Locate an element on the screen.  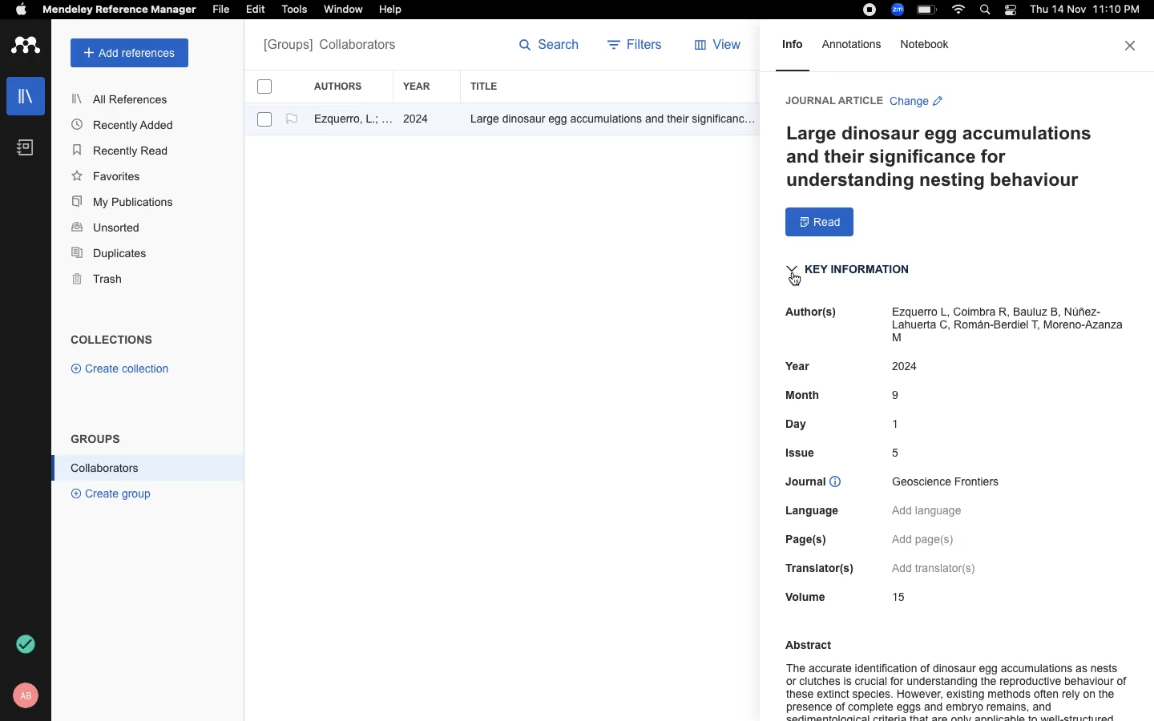
title is located at coordinates (487, 86).